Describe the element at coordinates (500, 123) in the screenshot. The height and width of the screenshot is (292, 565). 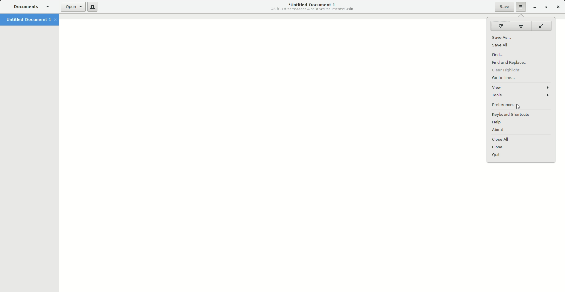
I see `Help` at that location.